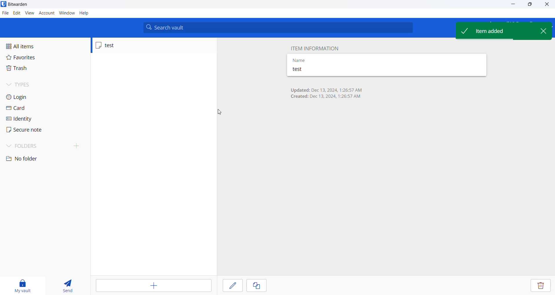 Image resolution: width=555 pixels, height=295 pixels. What do you see at coordinates (31, 131) in the screenshot?
I see `secure note` at bounding box center [31, 131].